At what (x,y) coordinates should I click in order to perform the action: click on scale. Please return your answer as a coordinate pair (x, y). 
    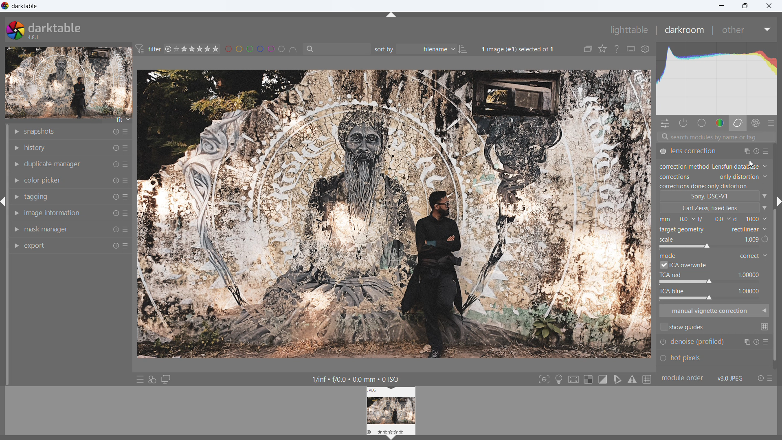
    Looking at the image, I should click on (708, 242).